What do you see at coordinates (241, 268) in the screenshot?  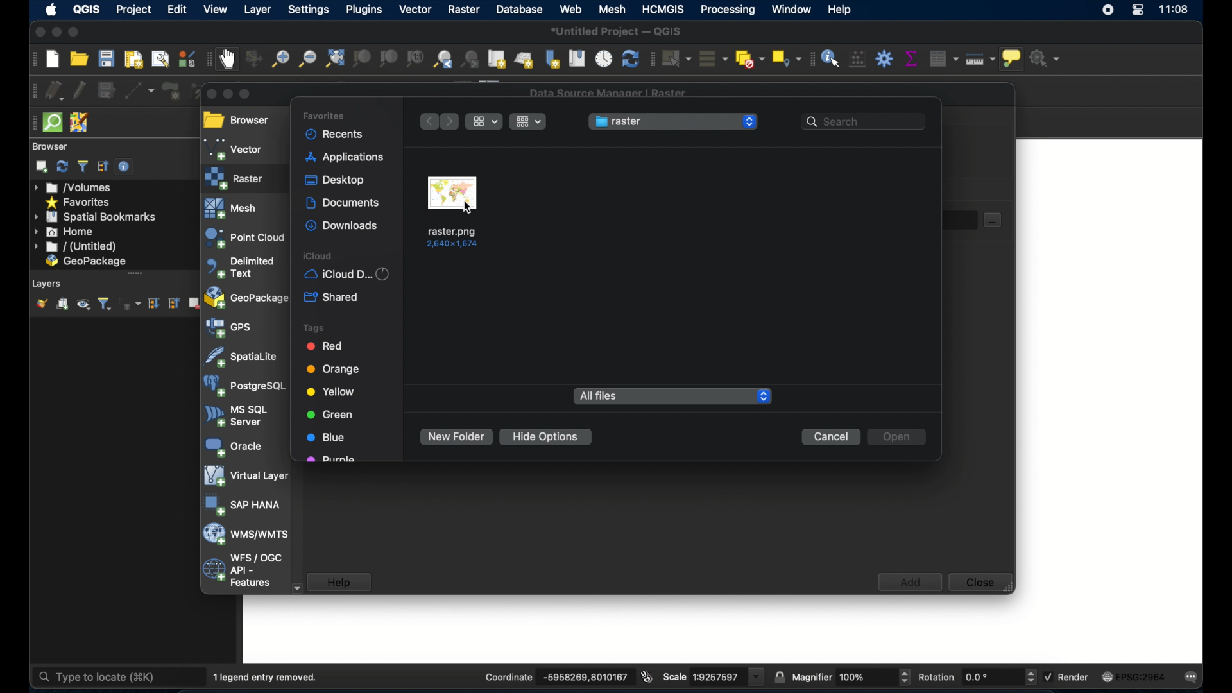 I see `delimited text` at bounding box center [241, 268].